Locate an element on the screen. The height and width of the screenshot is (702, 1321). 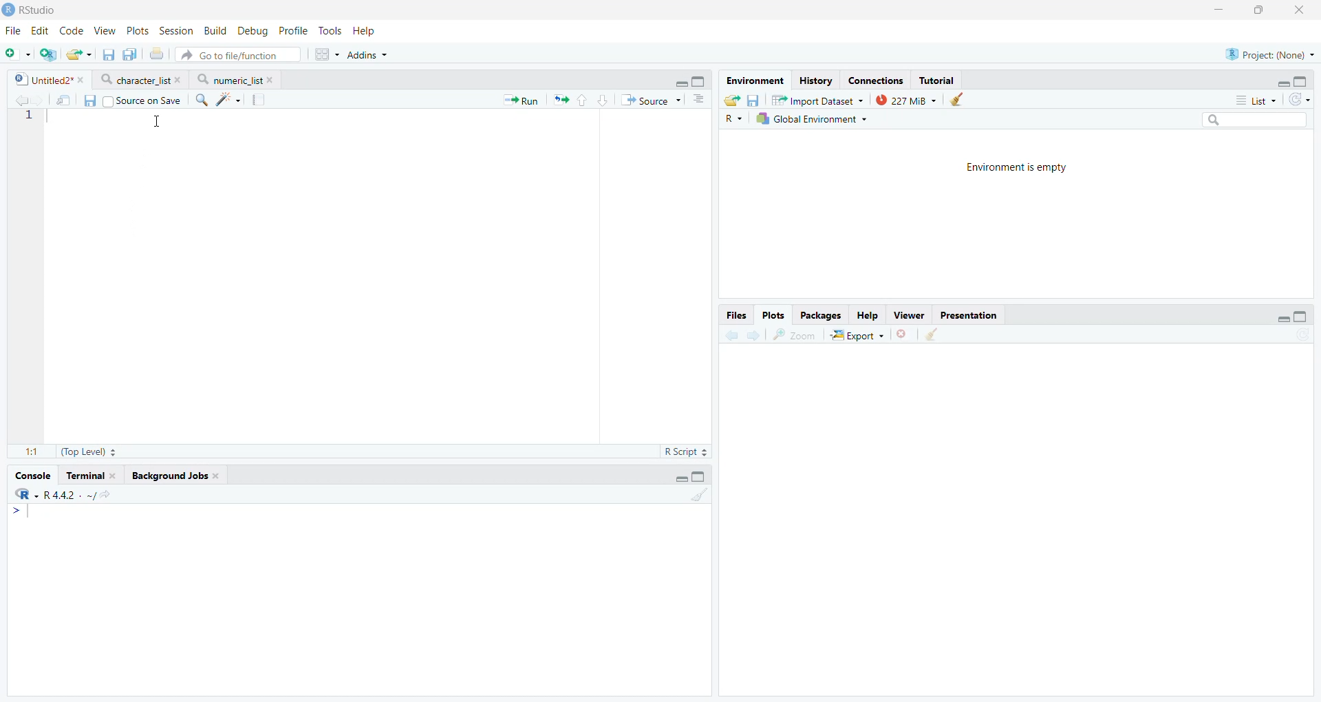
Presentation is located at coordinates (969, 314).